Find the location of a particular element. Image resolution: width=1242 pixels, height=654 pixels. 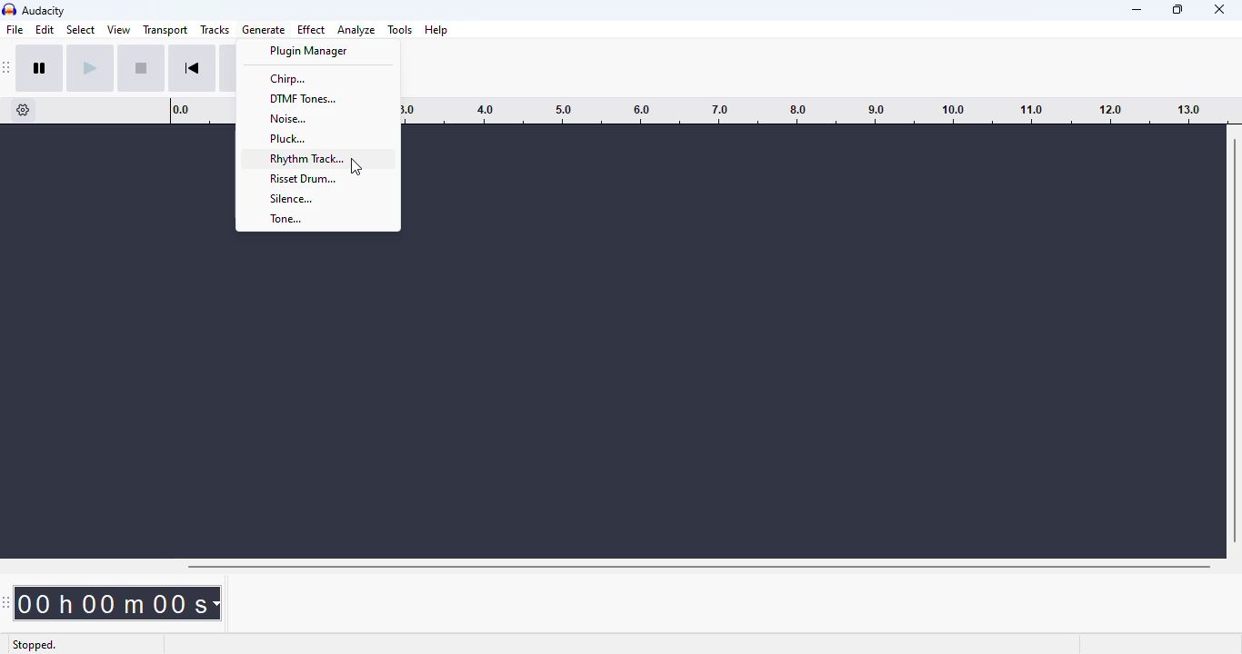

risset drum is located at coordinates (313, 178).